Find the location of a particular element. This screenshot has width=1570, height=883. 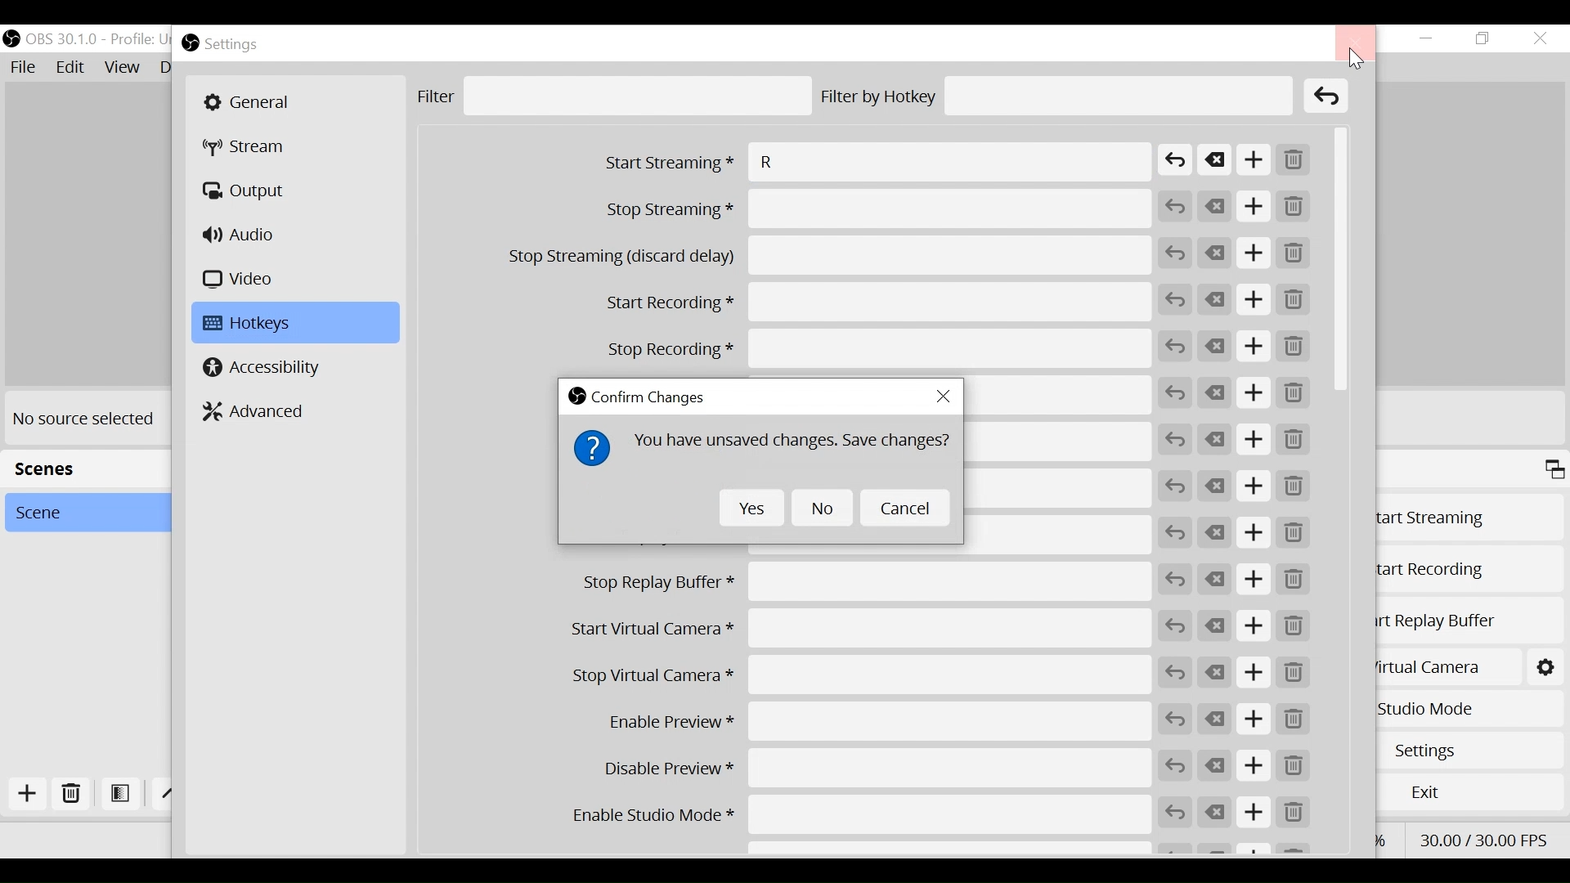

Remove is located at coordinates (1294, 814).